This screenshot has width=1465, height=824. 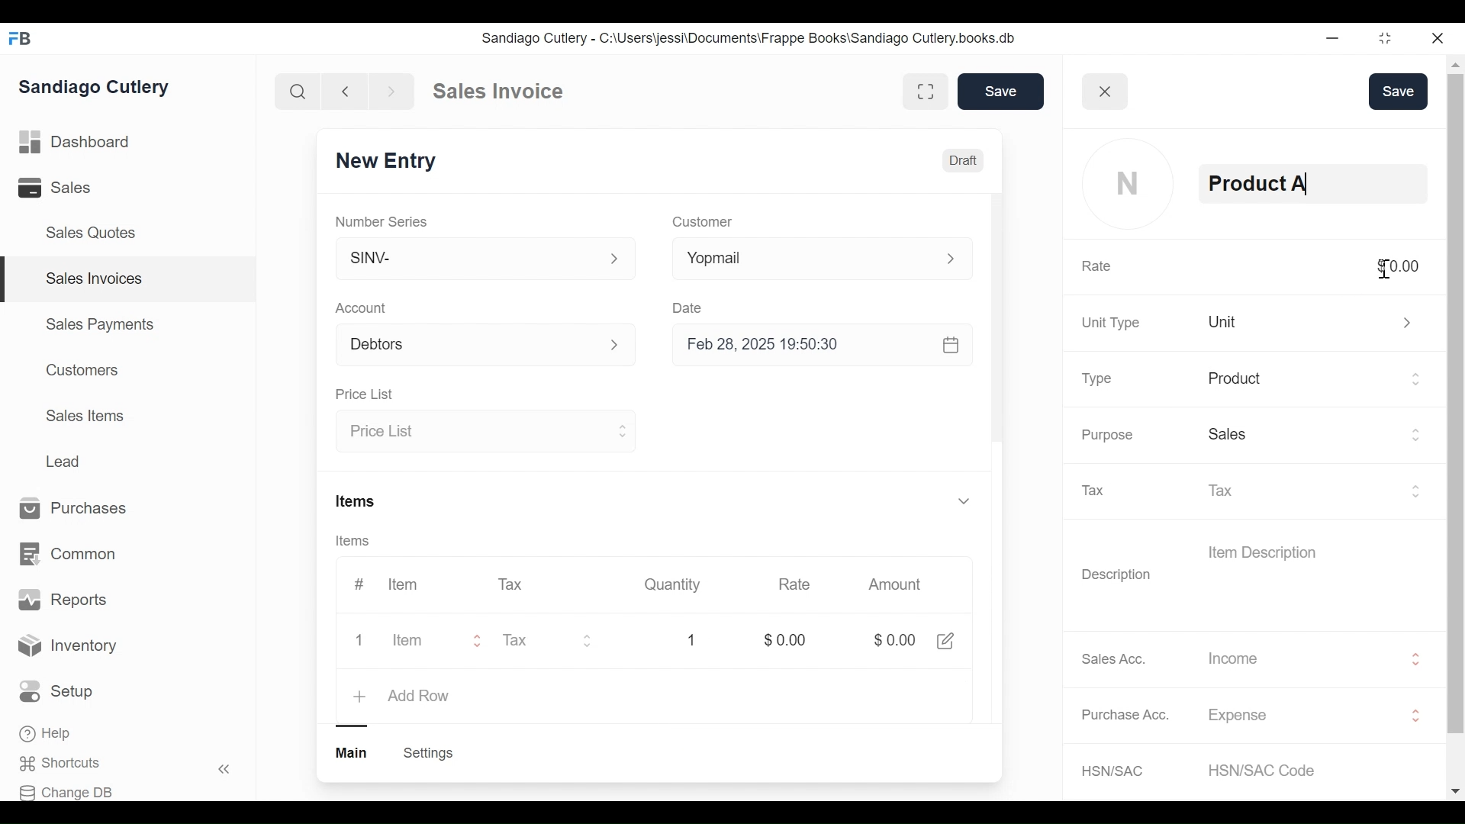 What do you see at coordinates (67, 648) in the screenshot?
I see `Inventory` at bounding box center [67, 648].